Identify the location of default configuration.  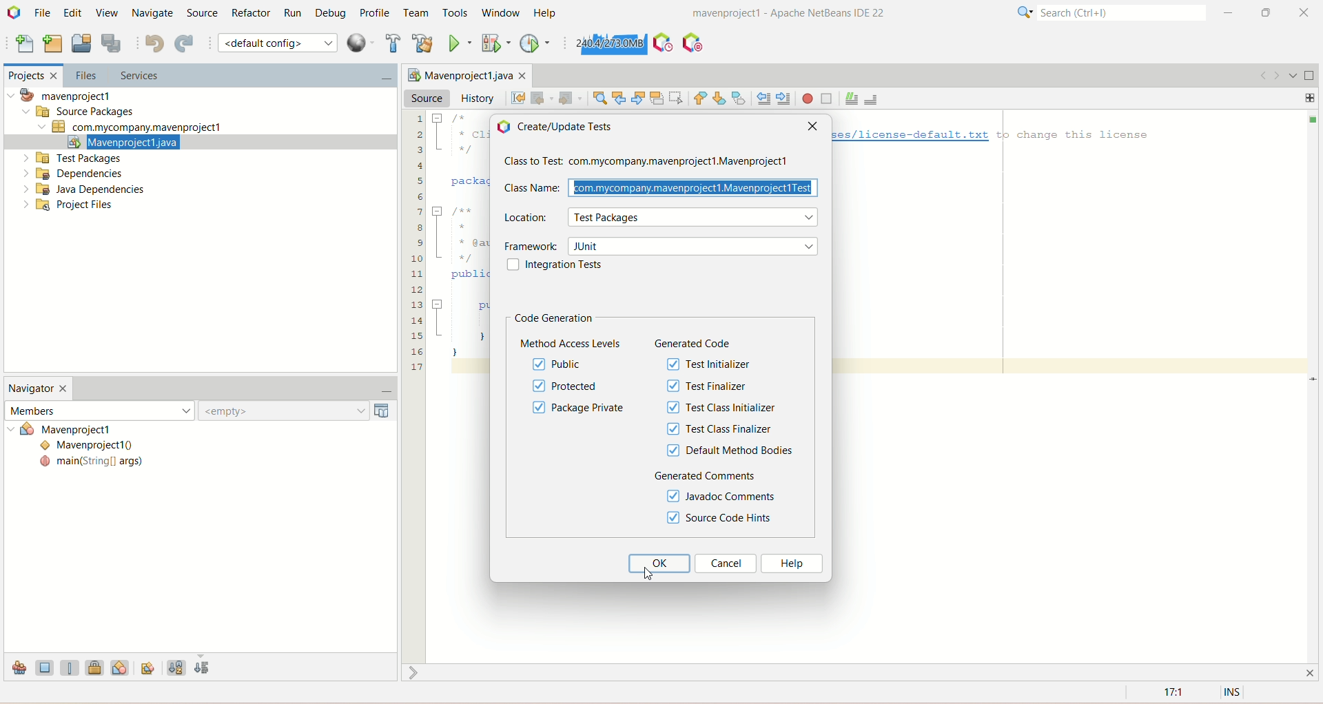
(278, 42).